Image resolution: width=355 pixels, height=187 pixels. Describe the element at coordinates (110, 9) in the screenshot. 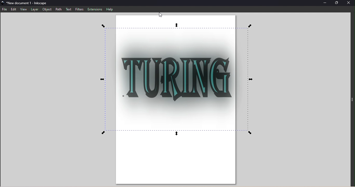

I see `Help` at that location.